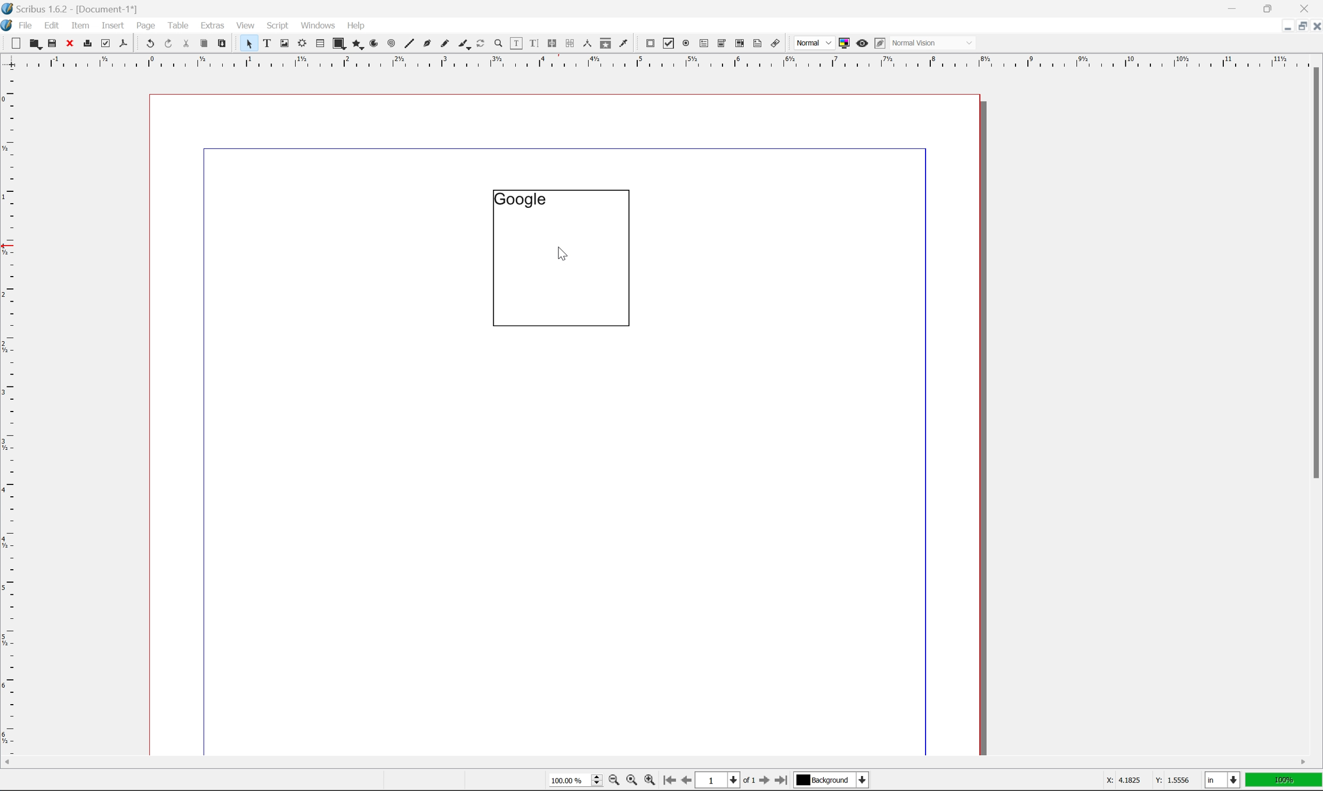  Describe the element at coordinates (409, 44) in the screenshot. I see `line` at that location.